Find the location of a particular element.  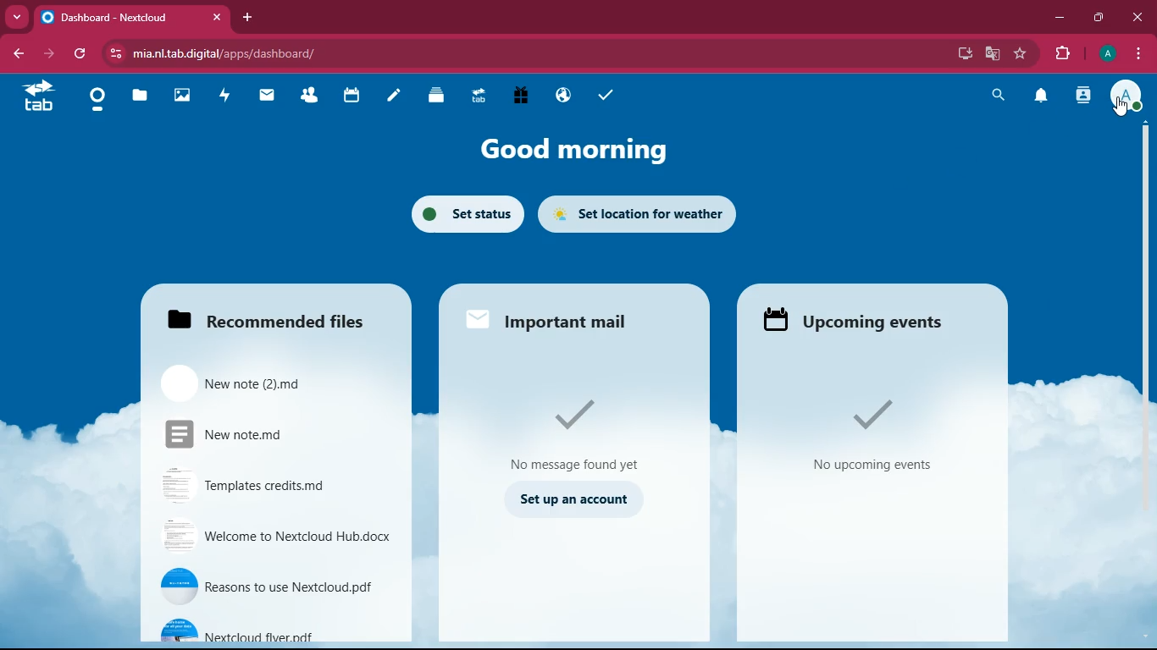

files is located at coordinates (145, 97).